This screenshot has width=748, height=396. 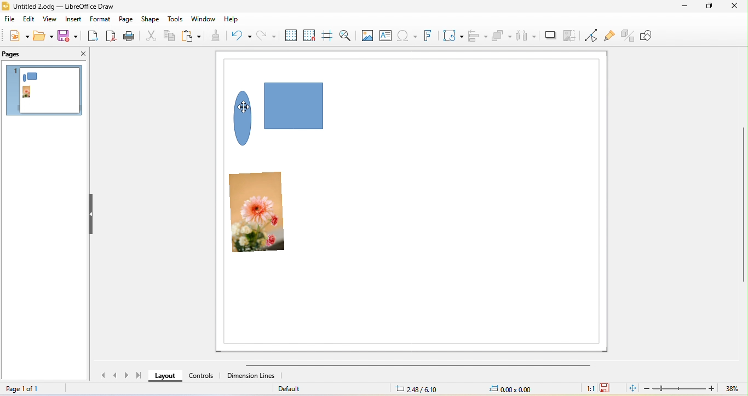 What do you see at coordinates (503, 33) in the screenshot?
I see `arrange` at bounding box center [503, 33].